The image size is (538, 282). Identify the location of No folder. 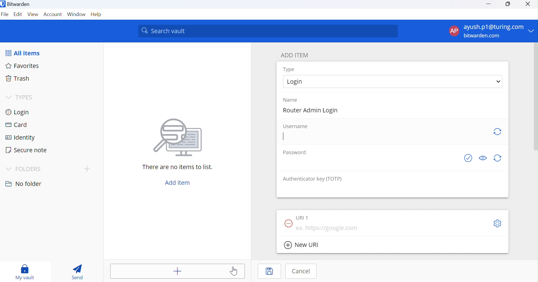
(23, 183).